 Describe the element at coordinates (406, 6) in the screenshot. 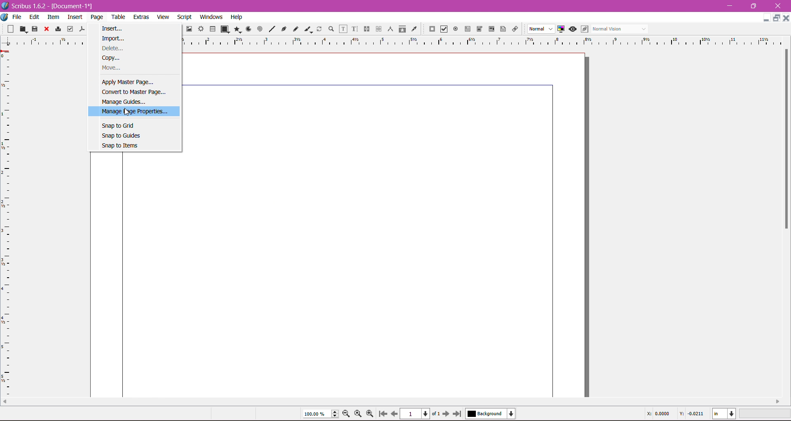

I see `Title Bar color change on click` at that location.